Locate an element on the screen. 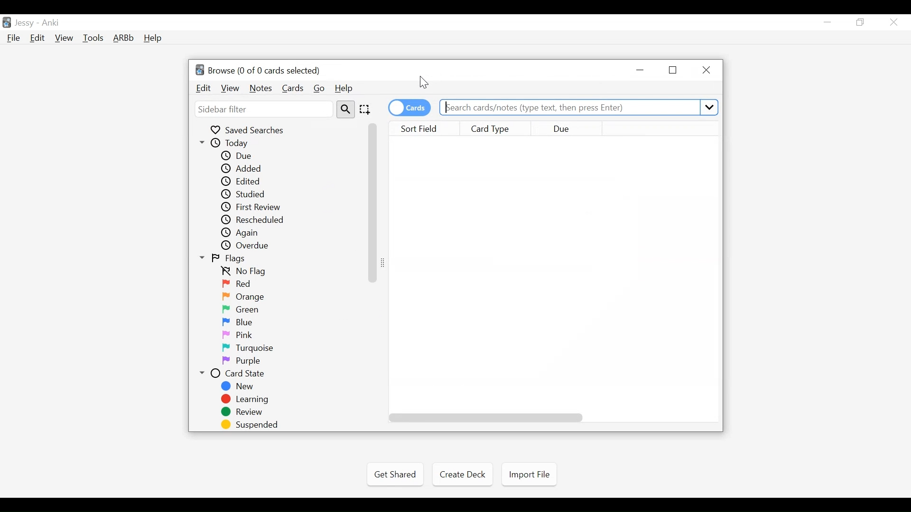  Search Cards/notes is located at coordinates (579, 107).